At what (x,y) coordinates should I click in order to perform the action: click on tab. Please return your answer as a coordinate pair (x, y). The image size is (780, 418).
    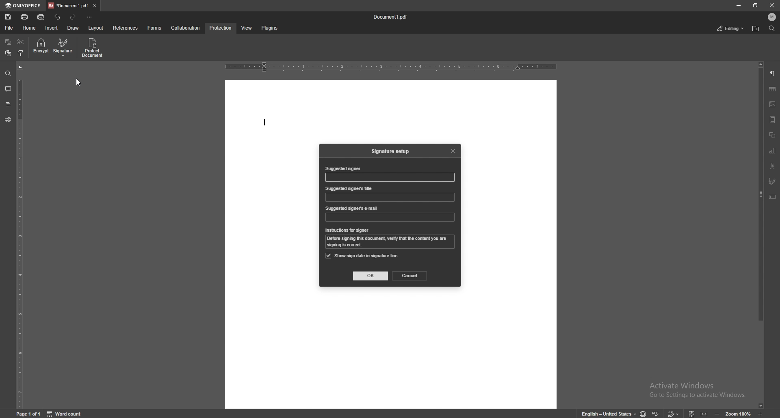
    Looking at the image, I should click on (68, 5).